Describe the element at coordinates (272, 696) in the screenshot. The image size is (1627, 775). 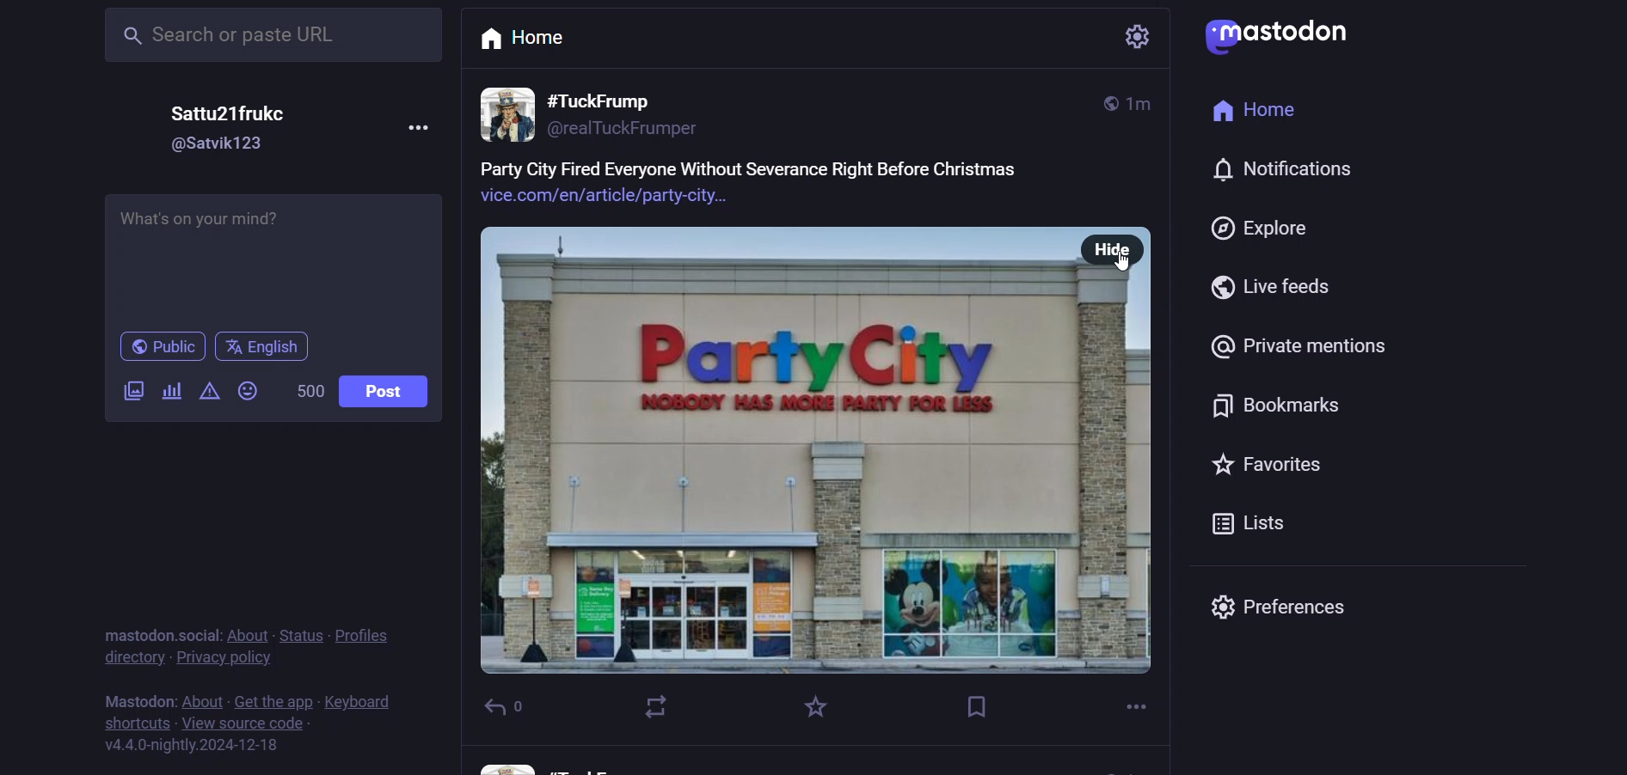
I see `get the app` at that location.